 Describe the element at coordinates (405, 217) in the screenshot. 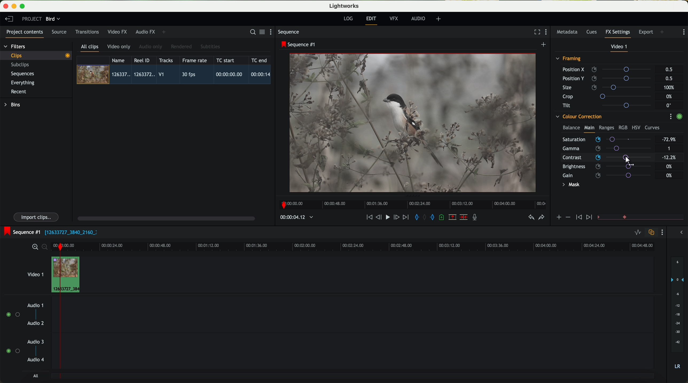

I see `move foward` at that location.